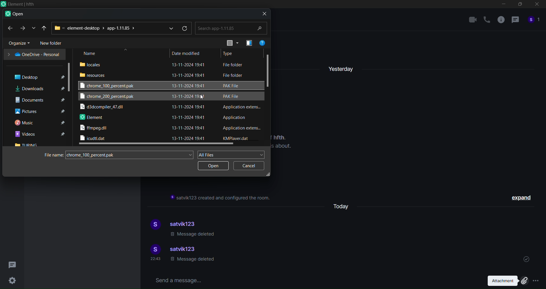 Image resolution: width=546 pixels, height=289 pixels. Describe the element at coordinates (70, 77) in the screenshot. I see `scroll bar` at that location.